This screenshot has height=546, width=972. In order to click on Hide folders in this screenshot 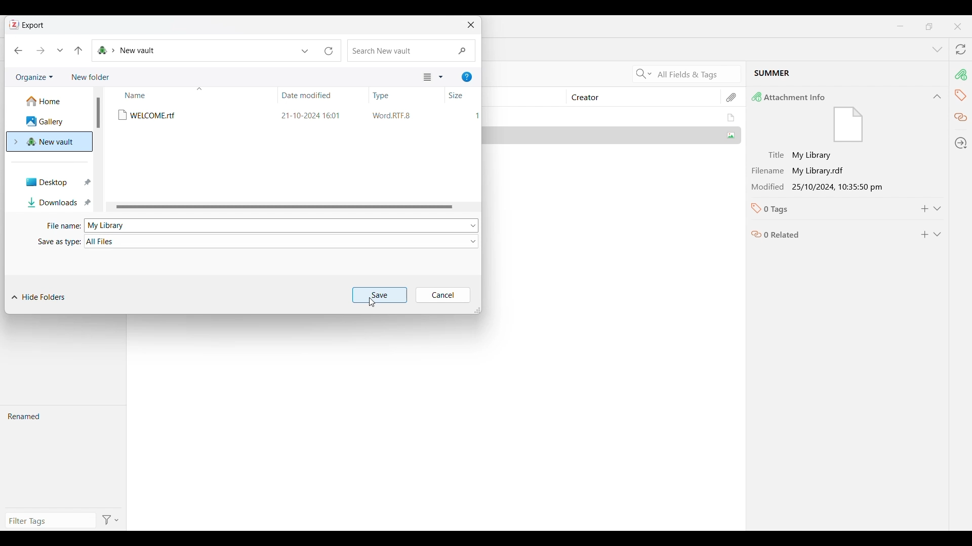, I will do `click(38, 297)`.